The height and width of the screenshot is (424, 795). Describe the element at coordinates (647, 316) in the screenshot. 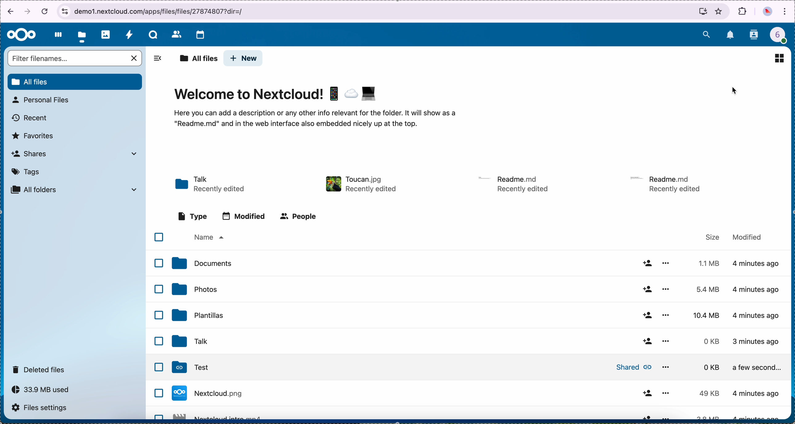

I see `share` at that location.